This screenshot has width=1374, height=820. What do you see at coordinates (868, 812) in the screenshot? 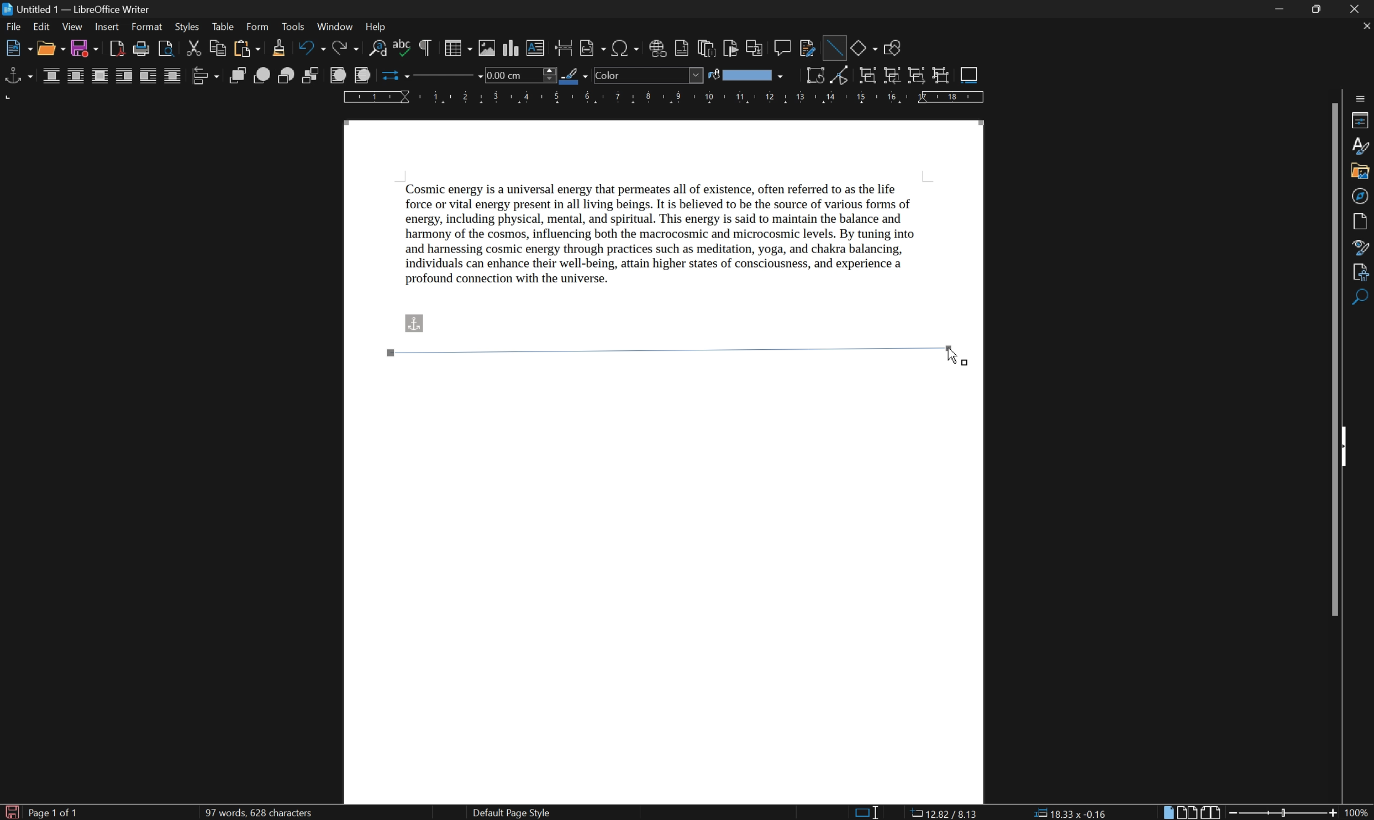
I see `standard selection. click to change selection mode.` at bounding box center [868, 812].